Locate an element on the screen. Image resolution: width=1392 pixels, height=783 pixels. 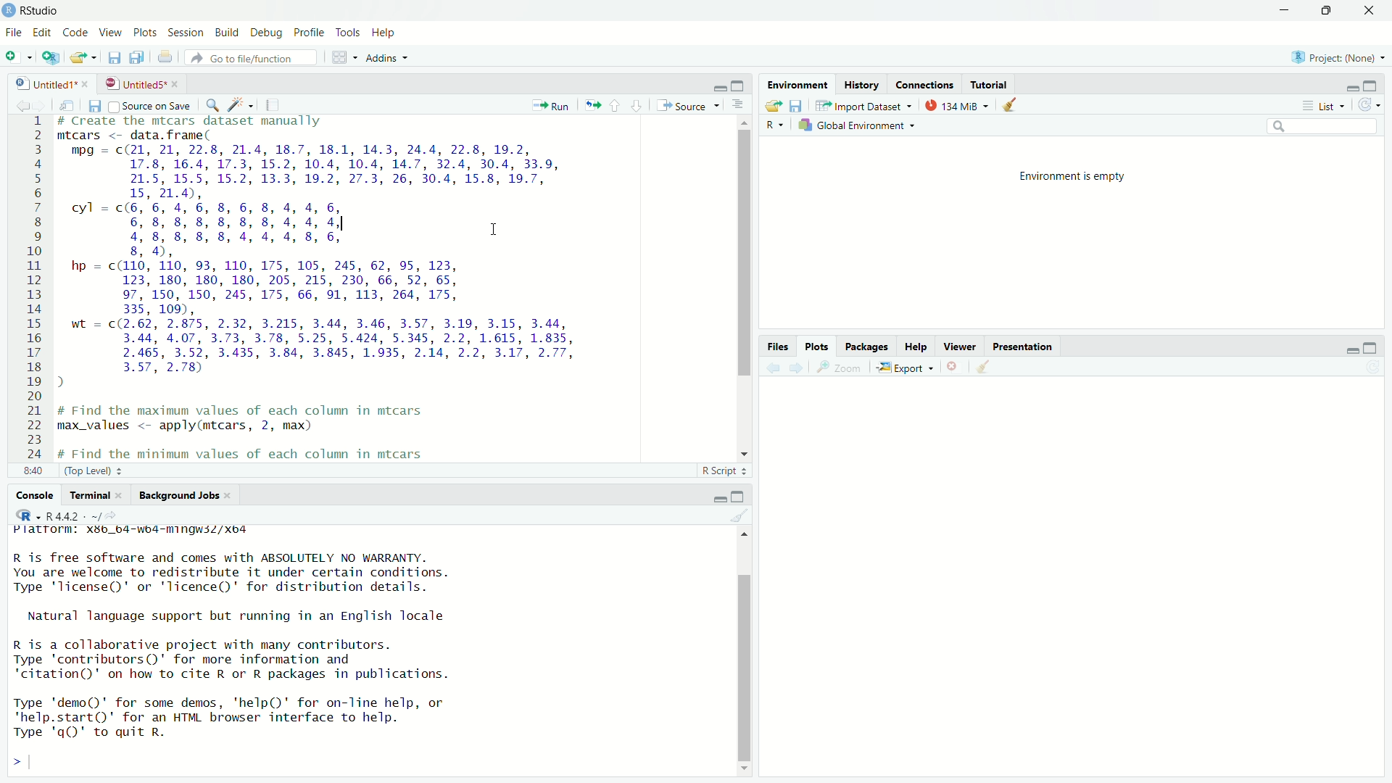
close is located at coordinates (955, 365).